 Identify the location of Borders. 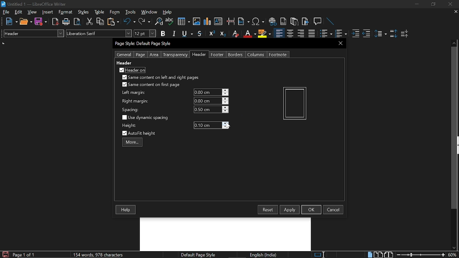
(236, 54).